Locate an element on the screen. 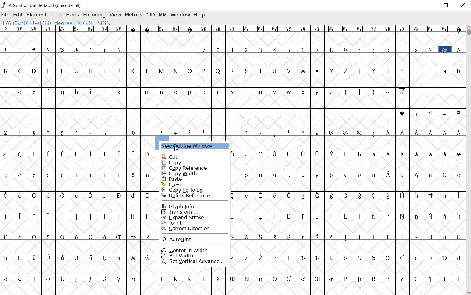 Image resolution: width=471 pixels, height=295 pixels. empty glyph slots is located at coordinates (458, 60).